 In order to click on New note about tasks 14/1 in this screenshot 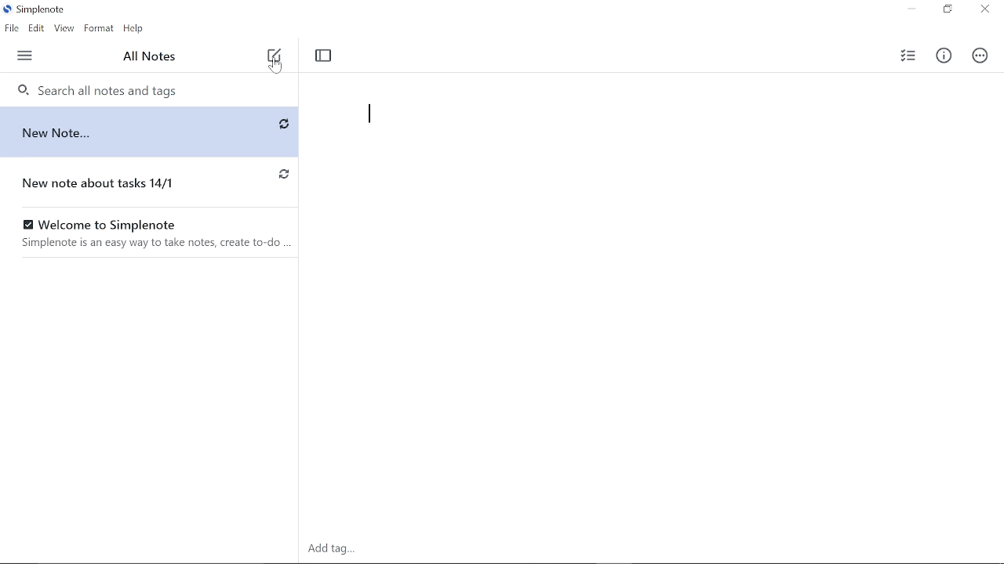, I will do `click(120, 183)`.